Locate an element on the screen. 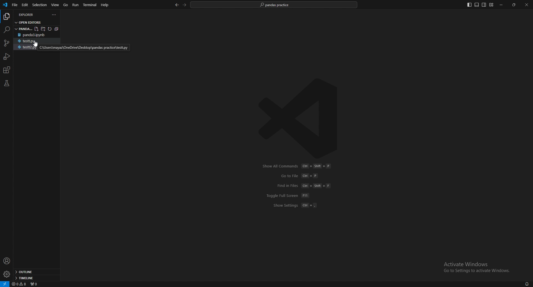 The height and width of the screenshot is (287, 533). settings is located at coordinates (7, 274).